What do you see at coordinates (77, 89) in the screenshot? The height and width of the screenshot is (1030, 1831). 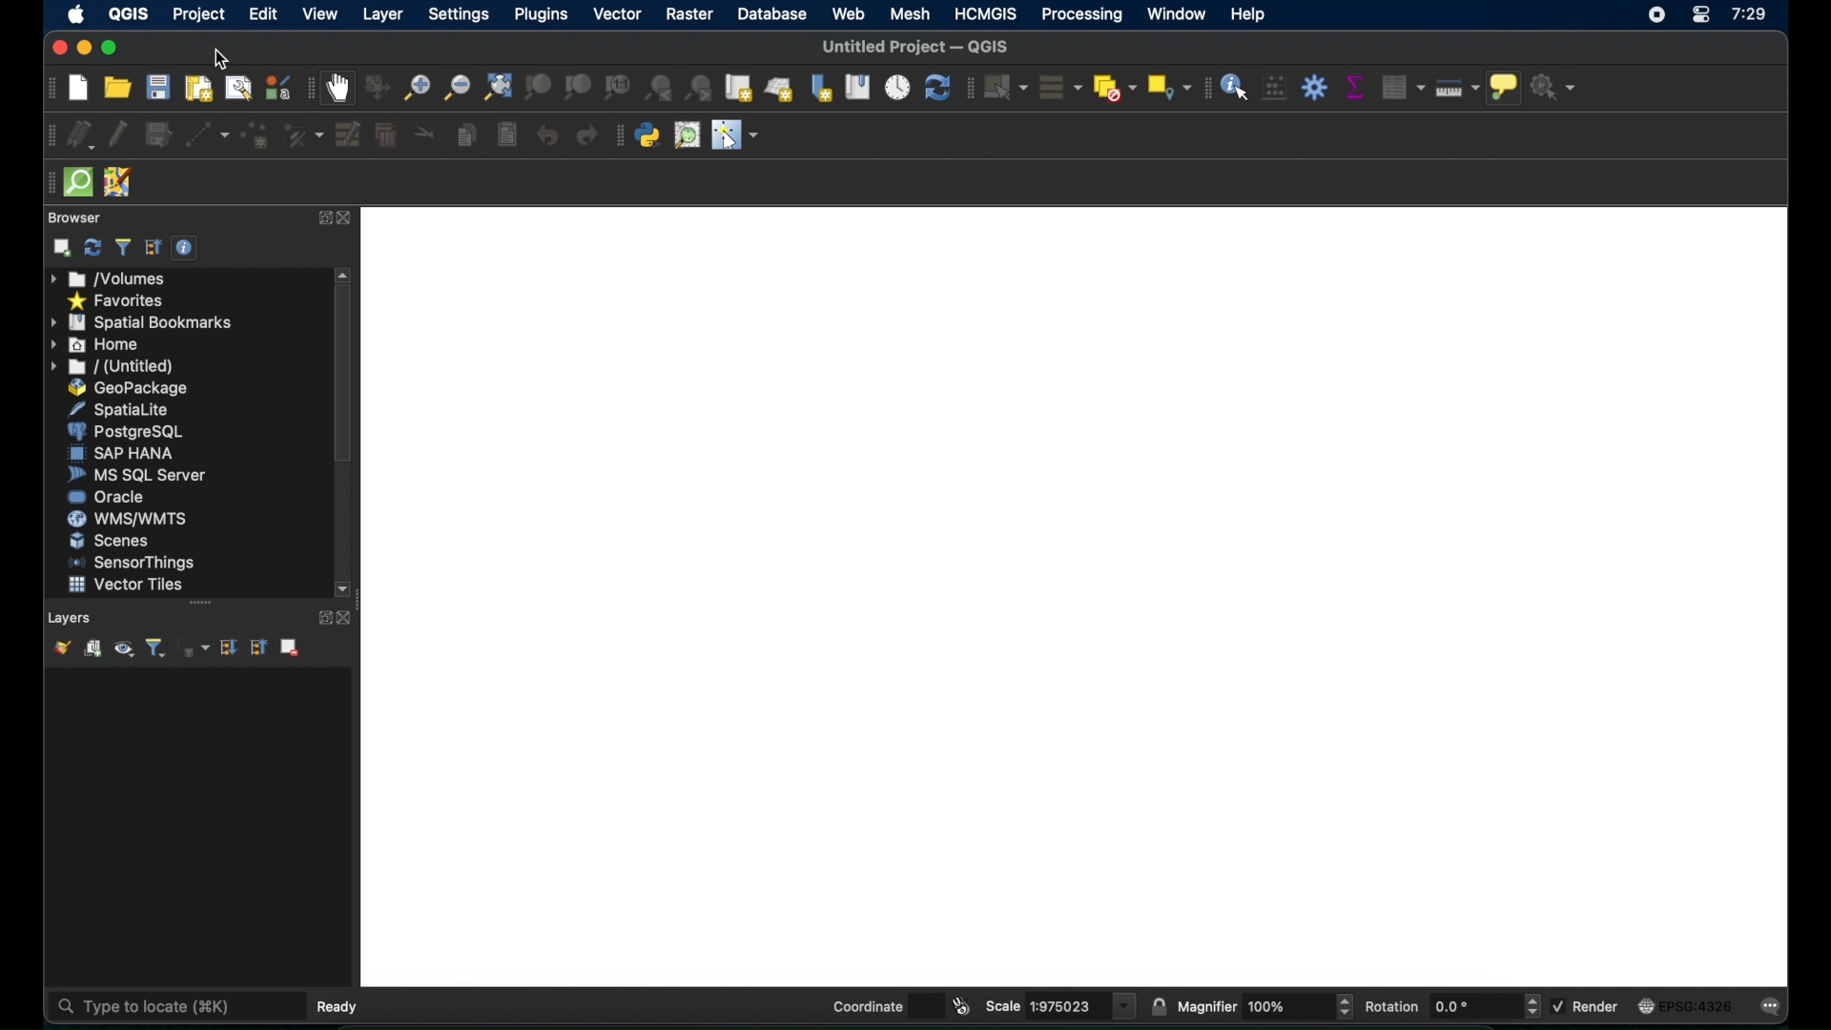 I see `new project` at bounding box center [77, 89].